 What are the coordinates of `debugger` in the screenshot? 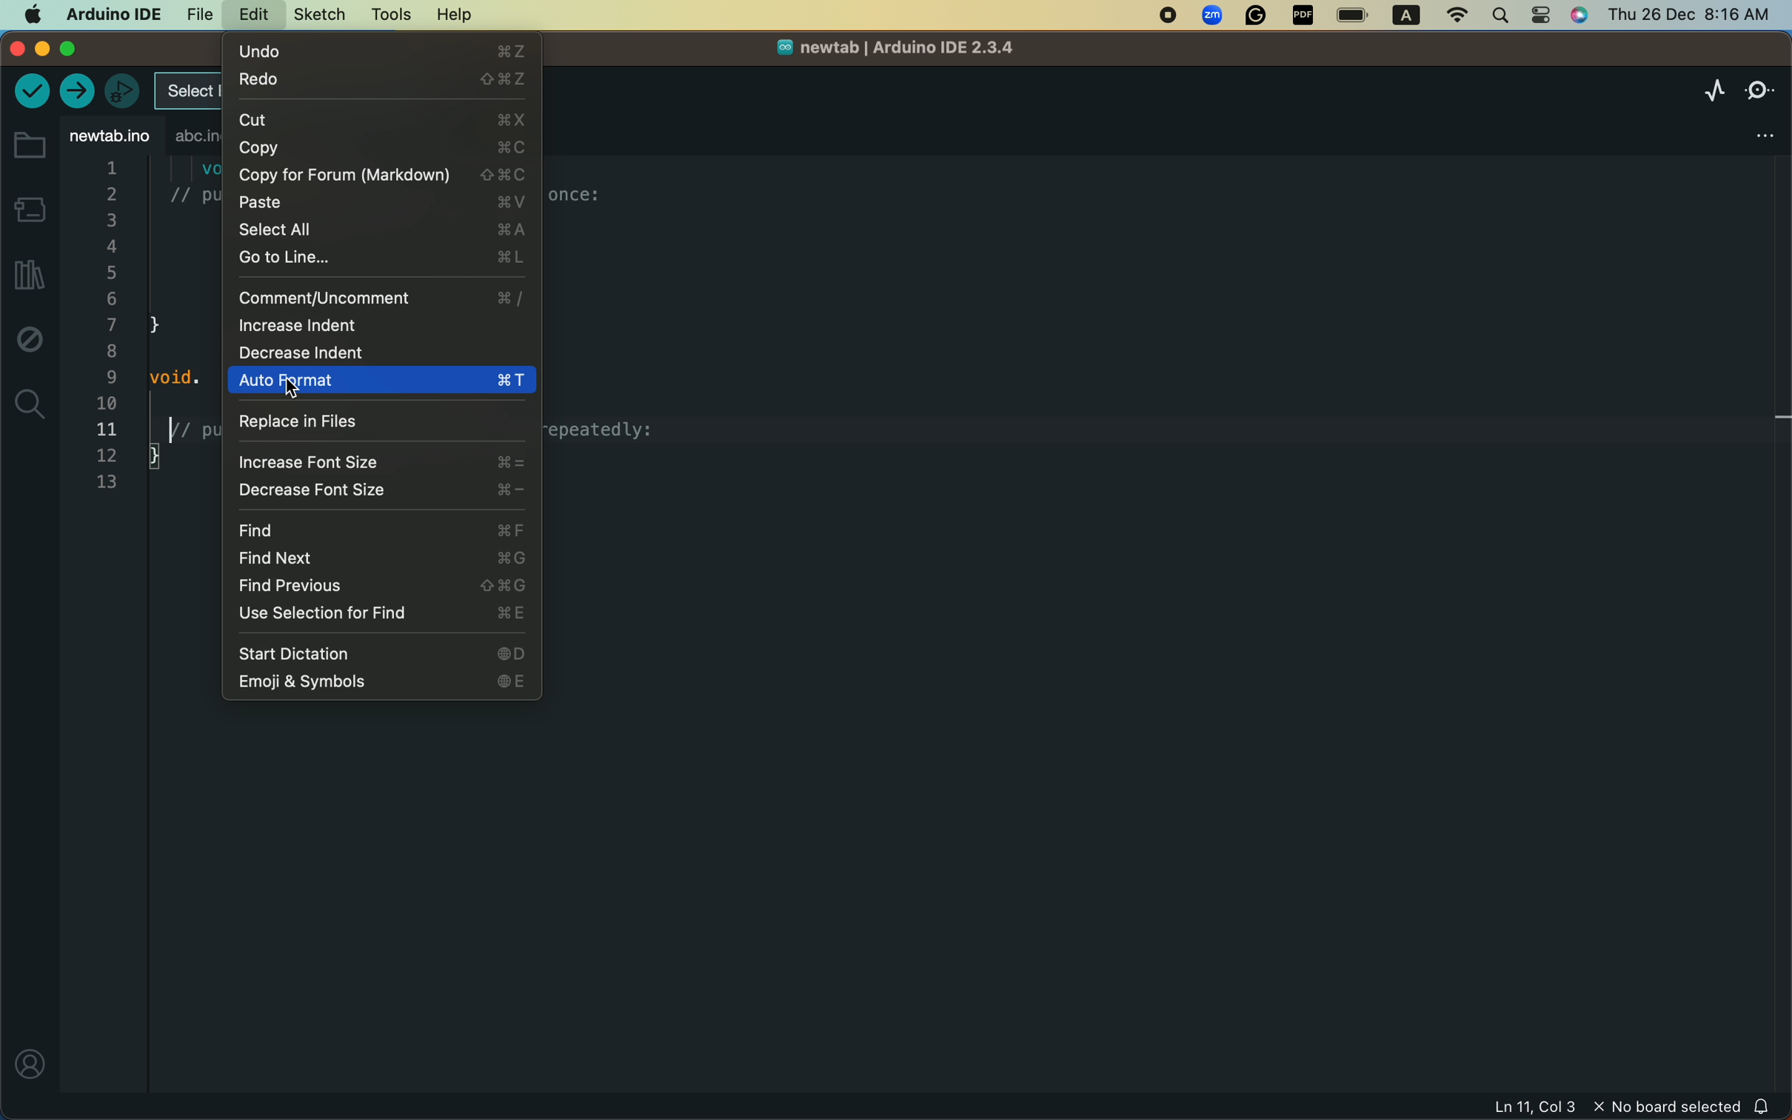 It's located at (121, 90).